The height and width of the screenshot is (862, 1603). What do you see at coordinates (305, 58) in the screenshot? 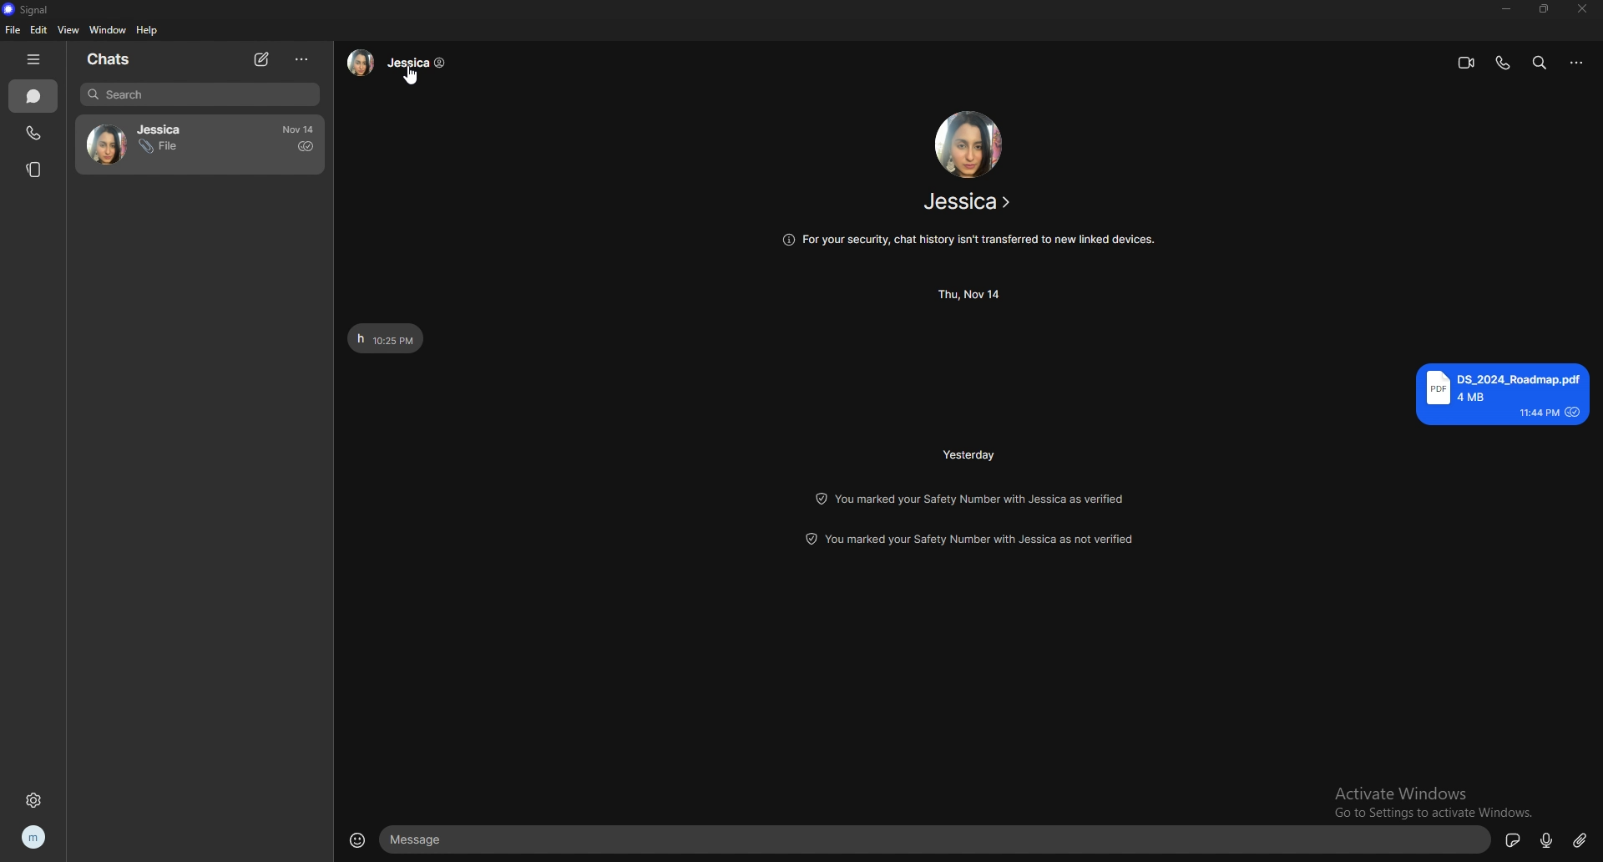
I see `options` at bounding box center [305, 58].